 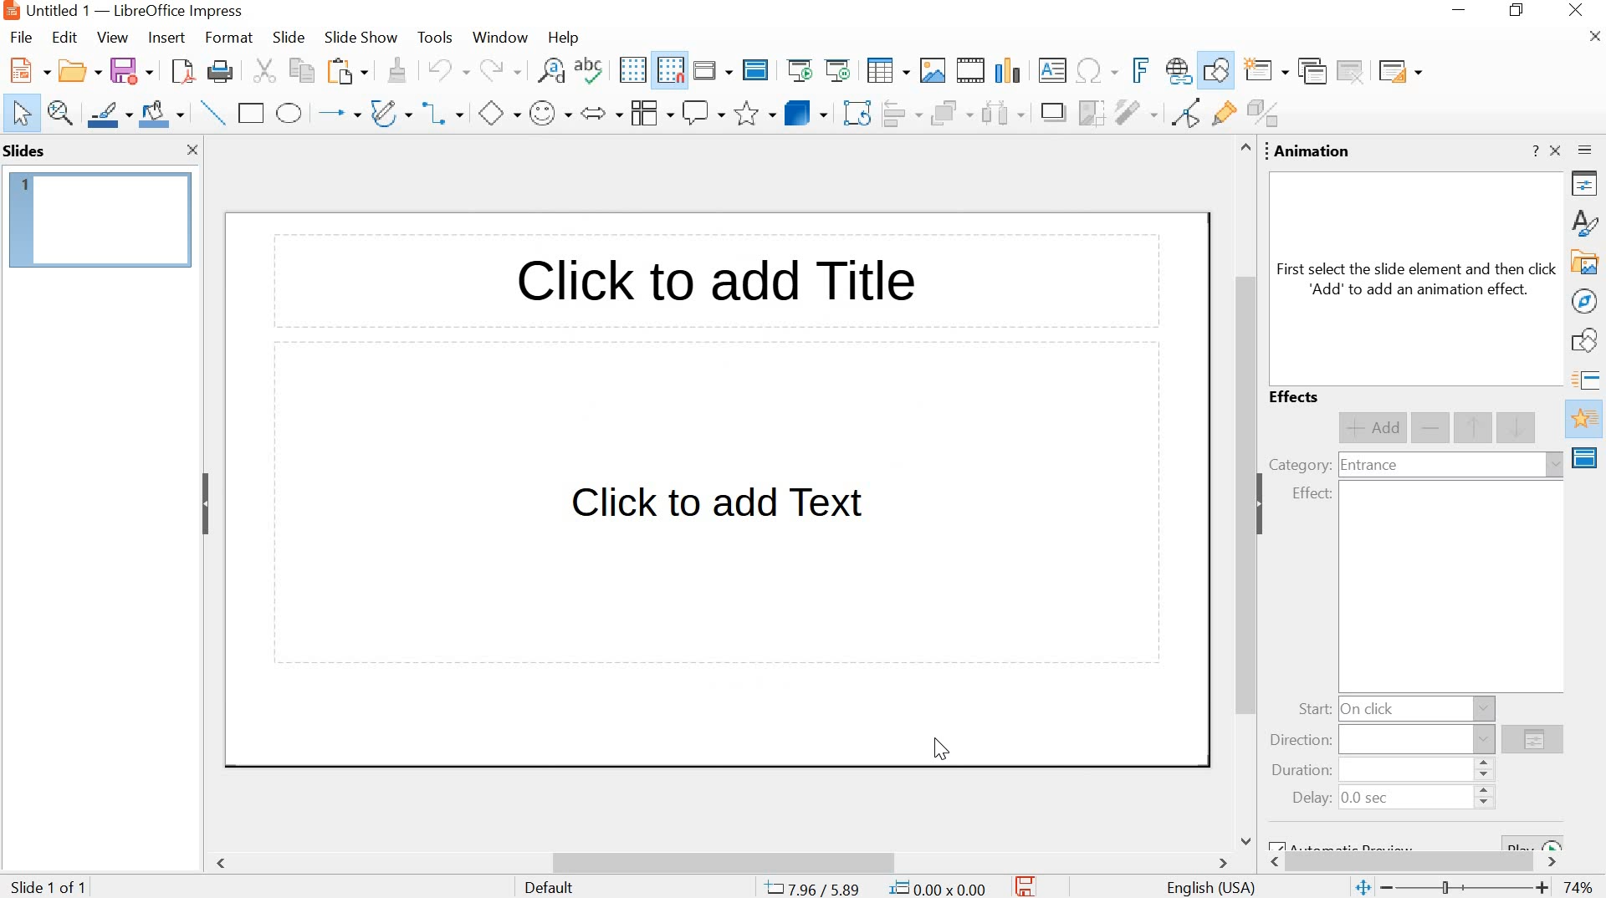 What do you see at coordinates (1011, 69) in the screenshot?
I see `insert chart` at bounding box center [1011, 69].